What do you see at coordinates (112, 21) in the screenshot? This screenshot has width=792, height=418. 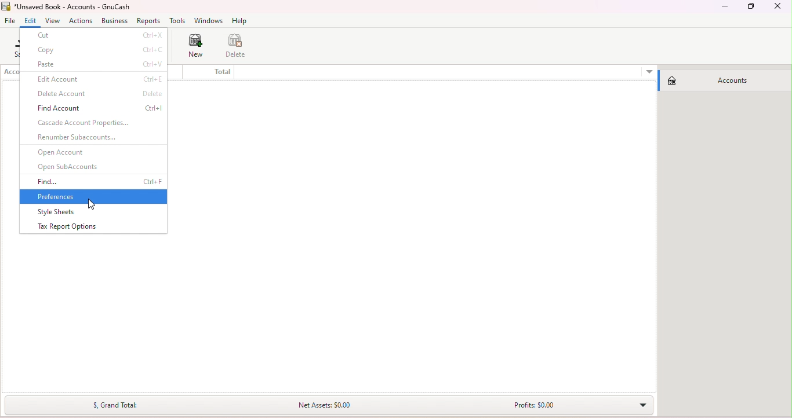 I see `Business` at bounding box center [112, 21].